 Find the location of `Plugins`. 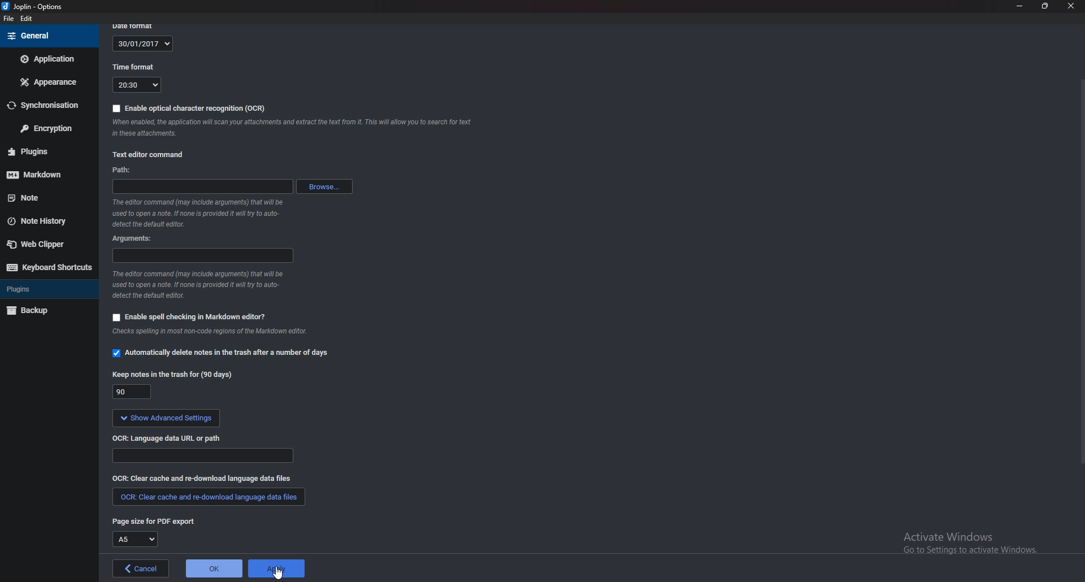

Plugins is located at coordinates (41, 289).